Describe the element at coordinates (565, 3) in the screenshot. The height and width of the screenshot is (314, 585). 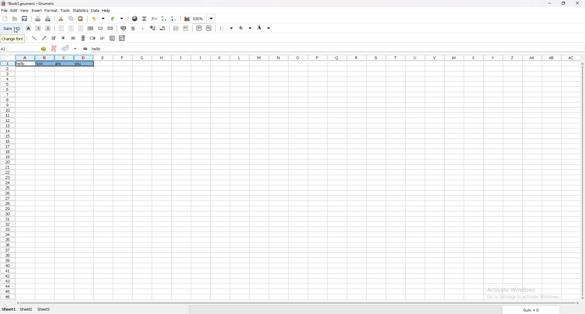
I see `resize` at that location.